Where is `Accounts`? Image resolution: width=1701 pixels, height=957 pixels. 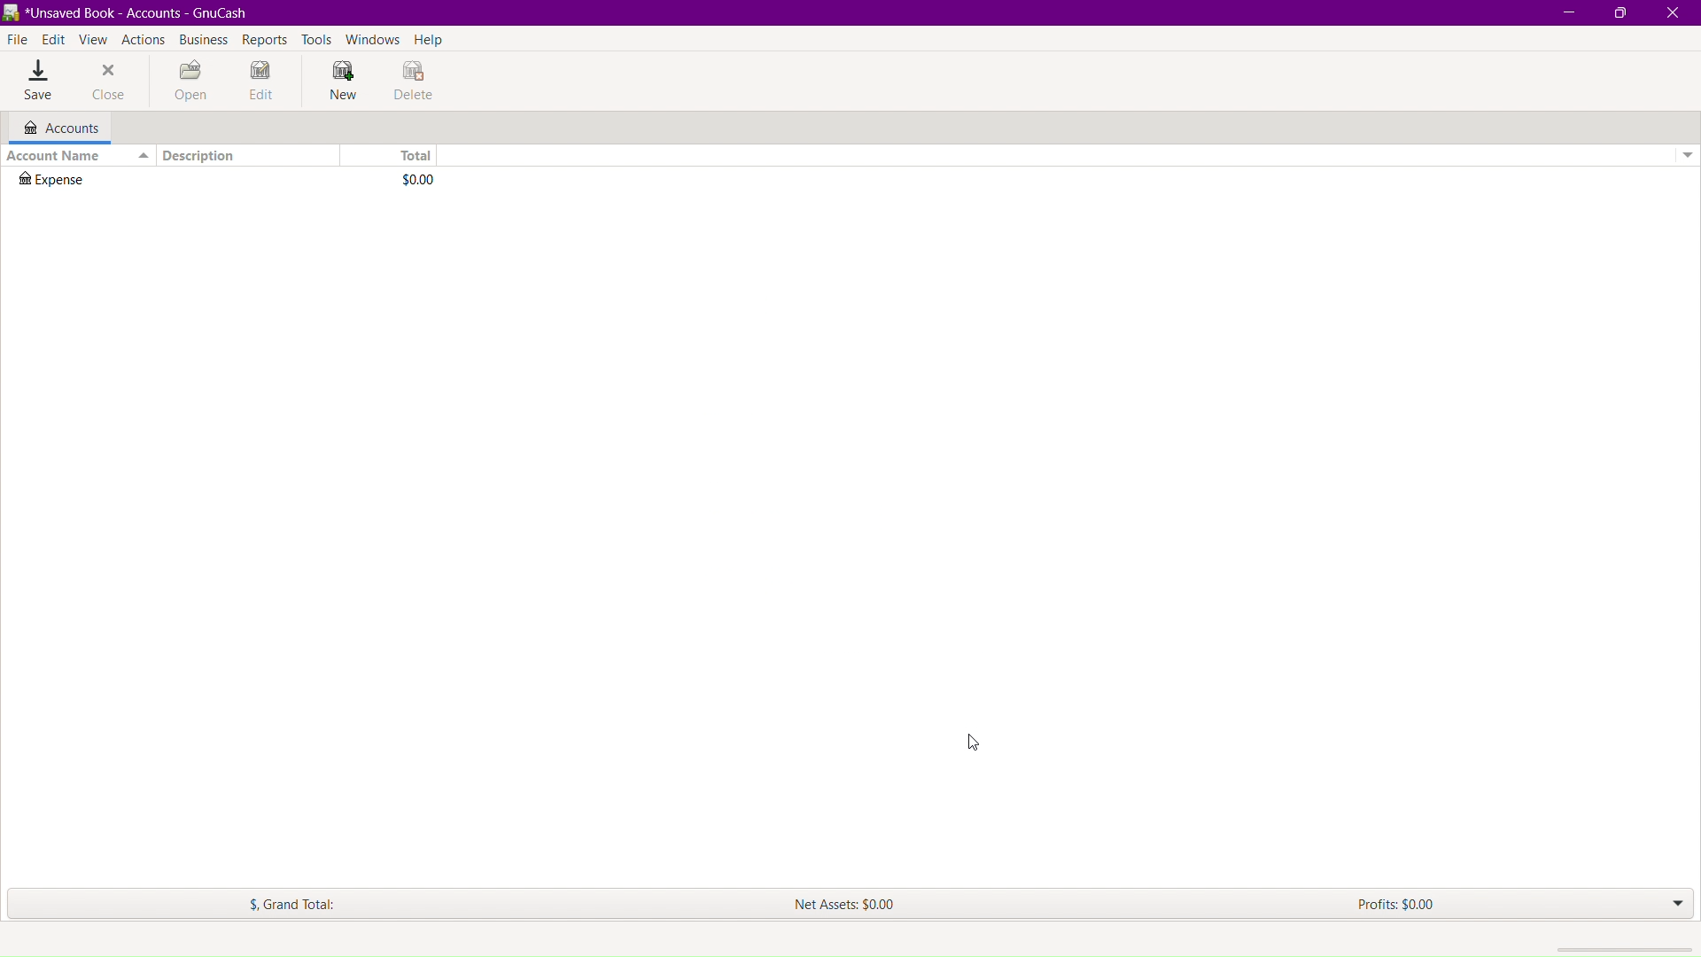 Accounts is located at coordinates (55, 128).